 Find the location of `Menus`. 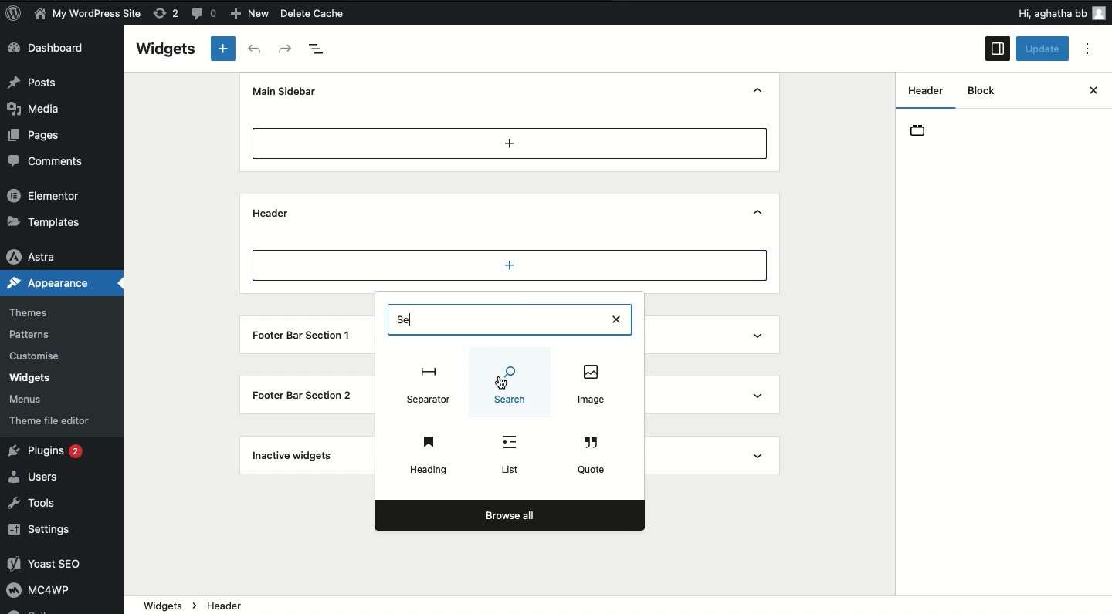

Menus is located at coordinates (34, 397).